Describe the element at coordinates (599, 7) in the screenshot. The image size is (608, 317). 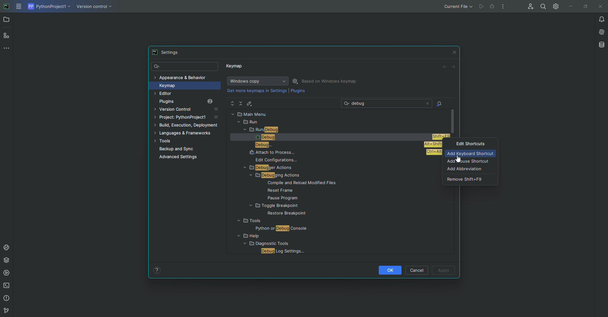
I see `Close` at that location.